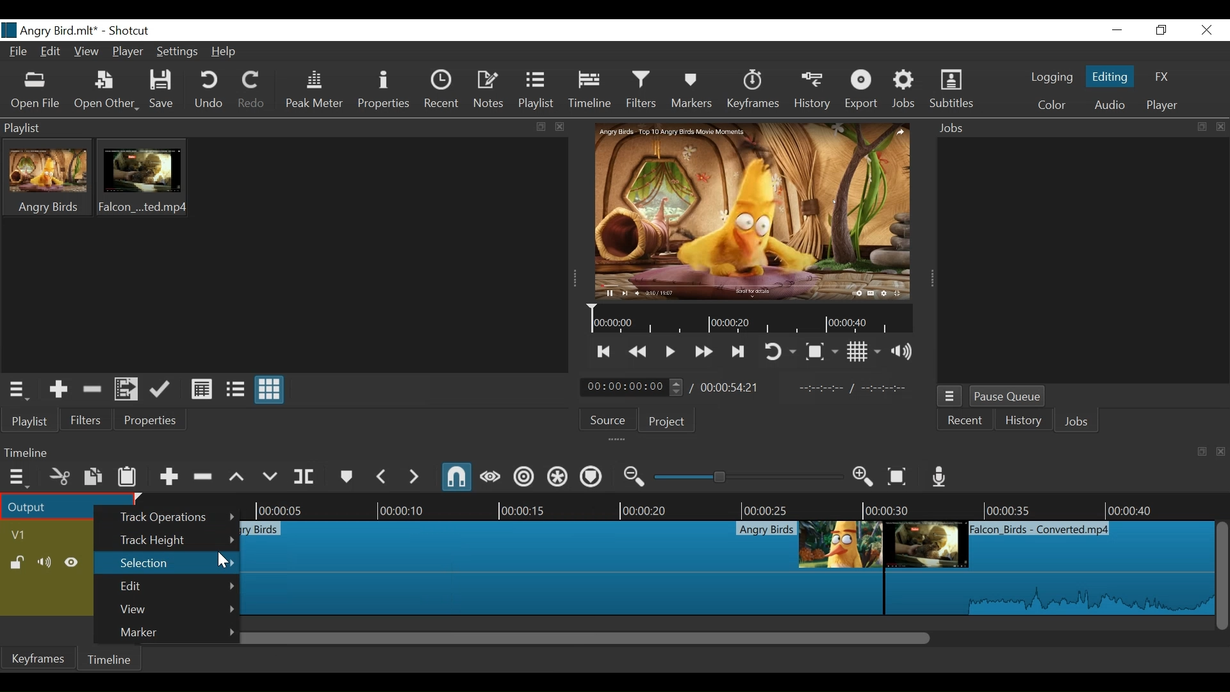 The image size is (1230, 692). Describe the element at coordinates (537, 90) in the screenshot. I see `Playlist` at that location.